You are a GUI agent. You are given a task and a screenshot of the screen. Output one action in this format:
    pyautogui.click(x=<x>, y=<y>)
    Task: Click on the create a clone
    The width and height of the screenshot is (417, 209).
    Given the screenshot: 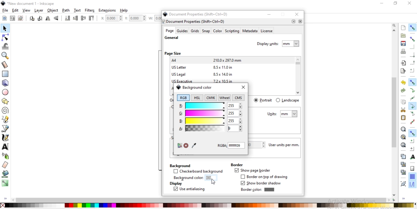 What is the action you would take?
    pyautogui.click(x=403, y=164)
    